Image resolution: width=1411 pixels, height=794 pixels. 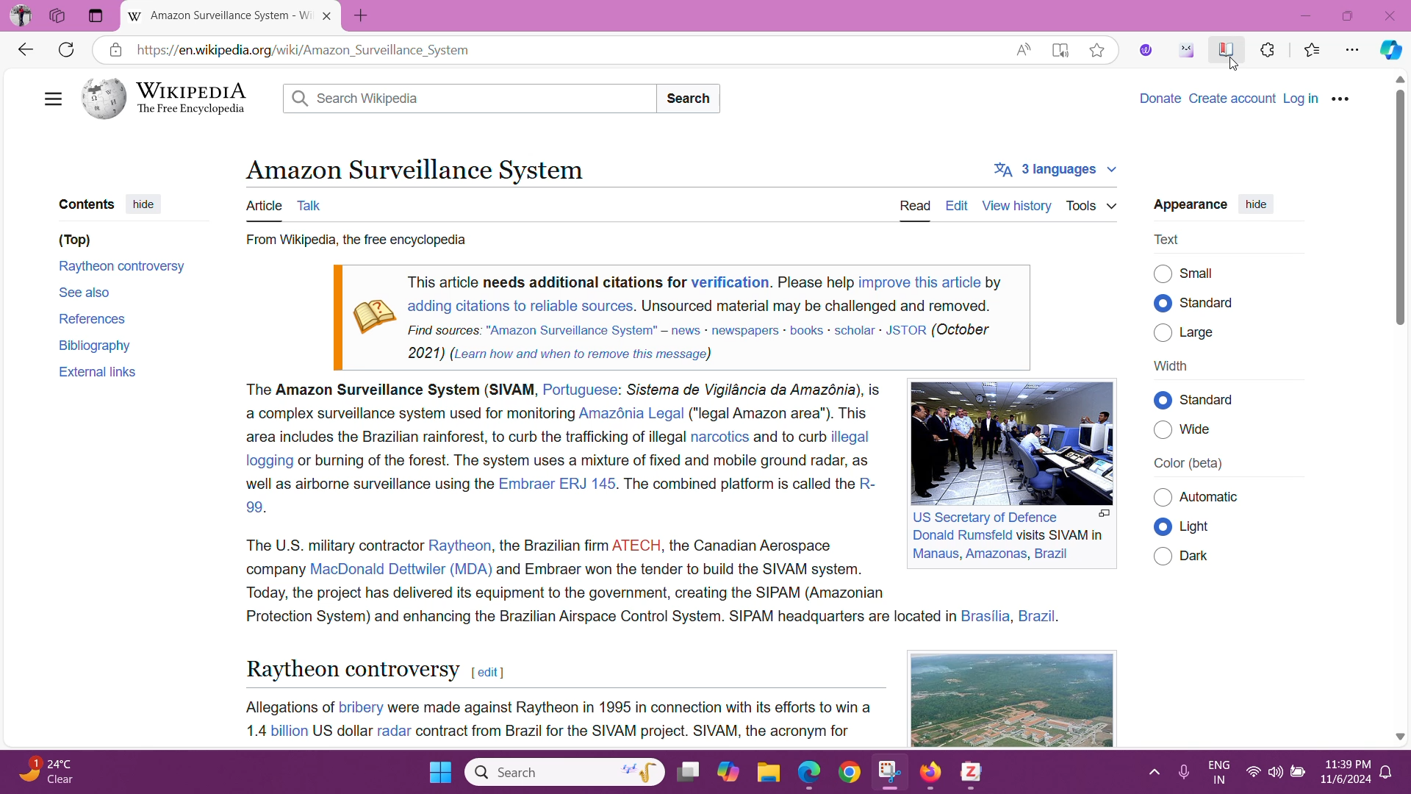 What do you see at coordinates (263, 207) in the screenshot?
I see `Article` at bounding box center [263, 207].